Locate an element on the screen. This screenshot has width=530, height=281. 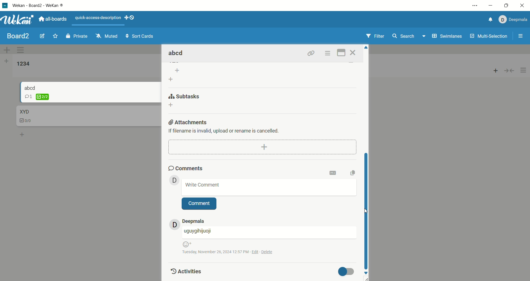
show-desktop-drag-handles is located at coordinates (130, 17).